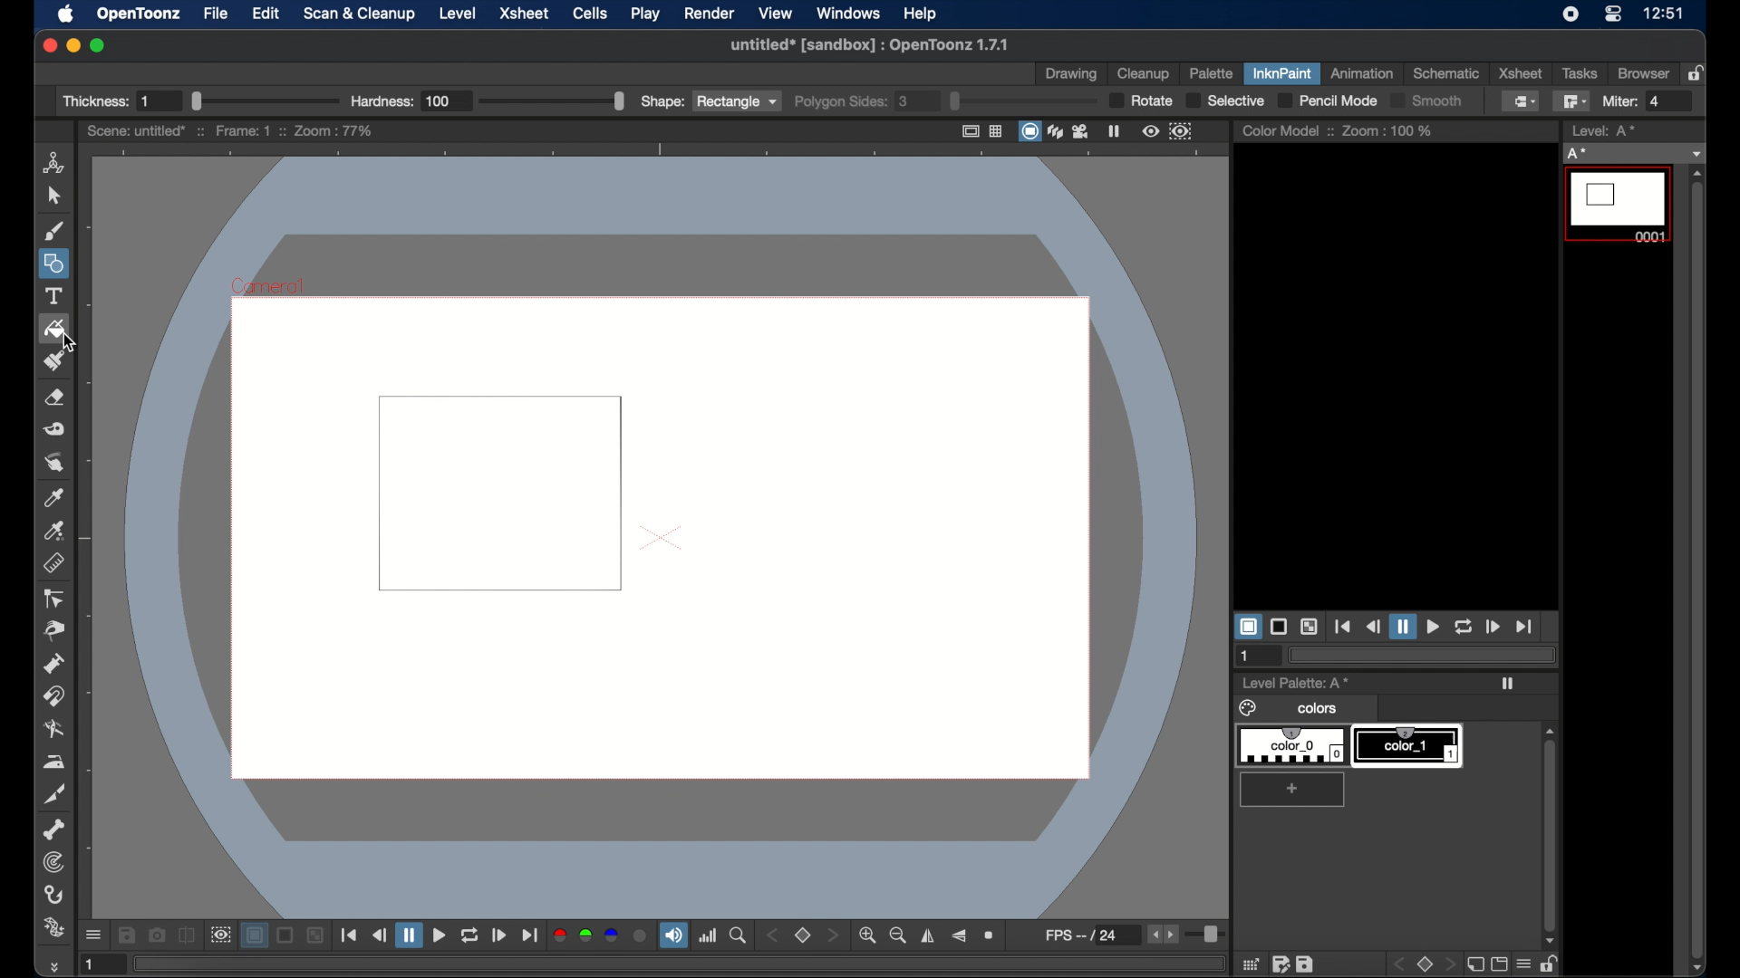 Image resolution: width=1740 pixels, height=978 pixels. I want to click on level 0001, so click(1620, 205).